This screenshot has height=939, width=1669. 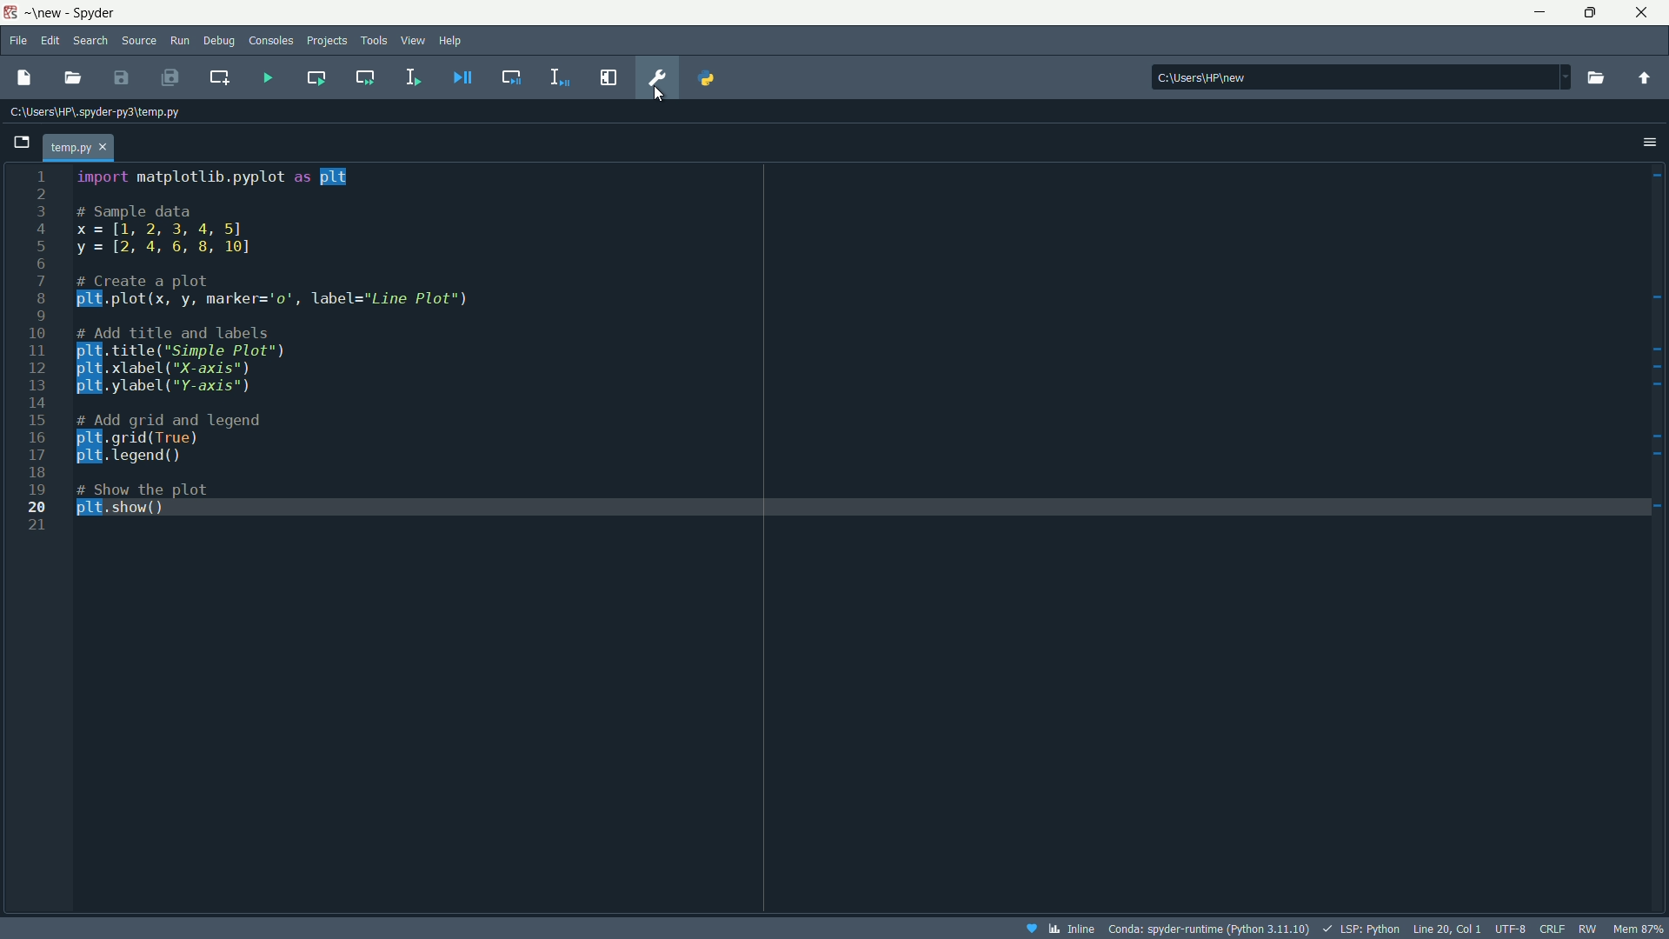 I want to click on run current cell, so click(x=316, y=77).